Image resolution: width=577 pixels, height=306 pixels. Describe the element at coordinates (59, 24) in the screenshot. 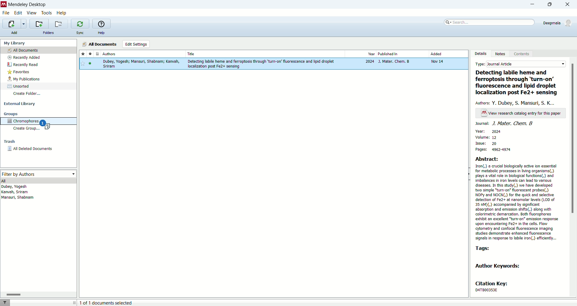

I see `remove current library` at that location.